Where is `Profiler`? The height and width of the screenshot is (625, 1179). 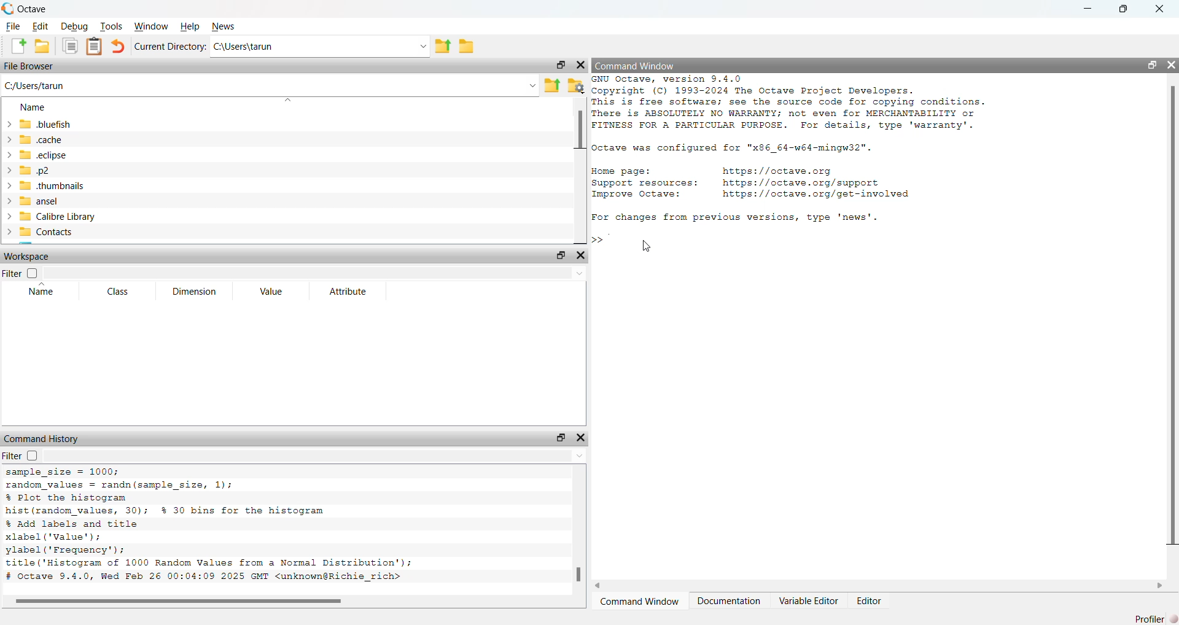 Profiler is located at coordinates (1154, 618).